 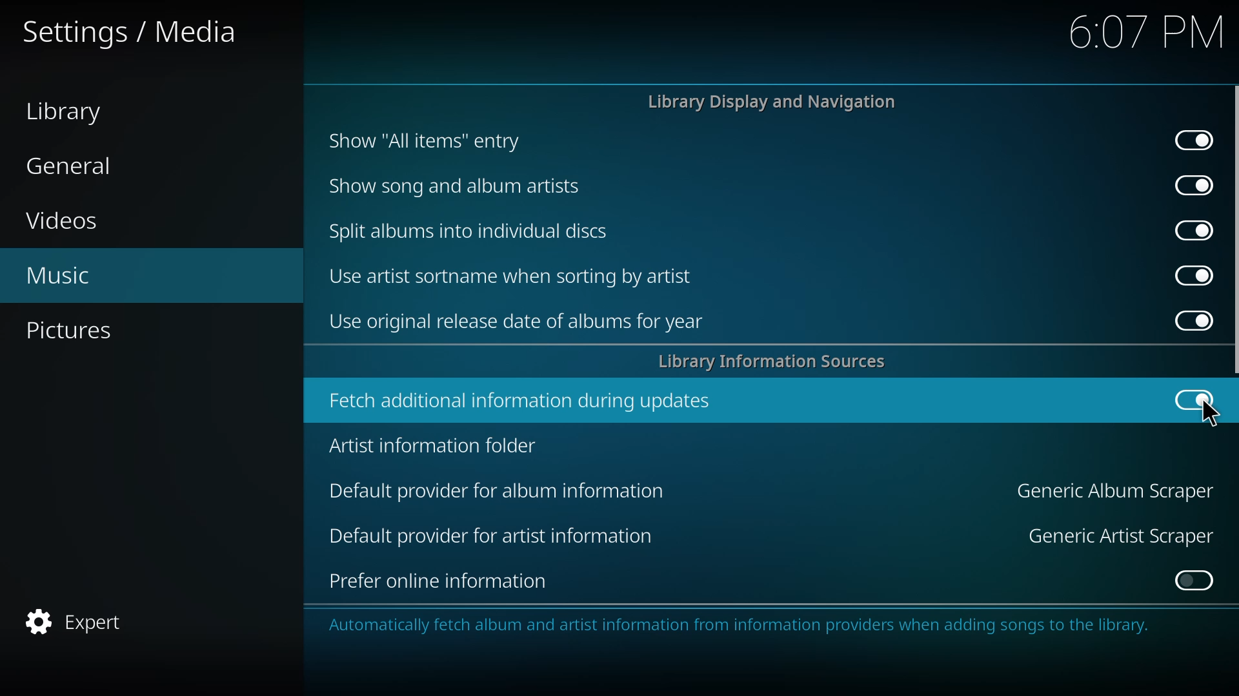 What do you see at coordinates (1196, 138) in the screenshot?
I see `enabled` at bounding box center [1196, 138].